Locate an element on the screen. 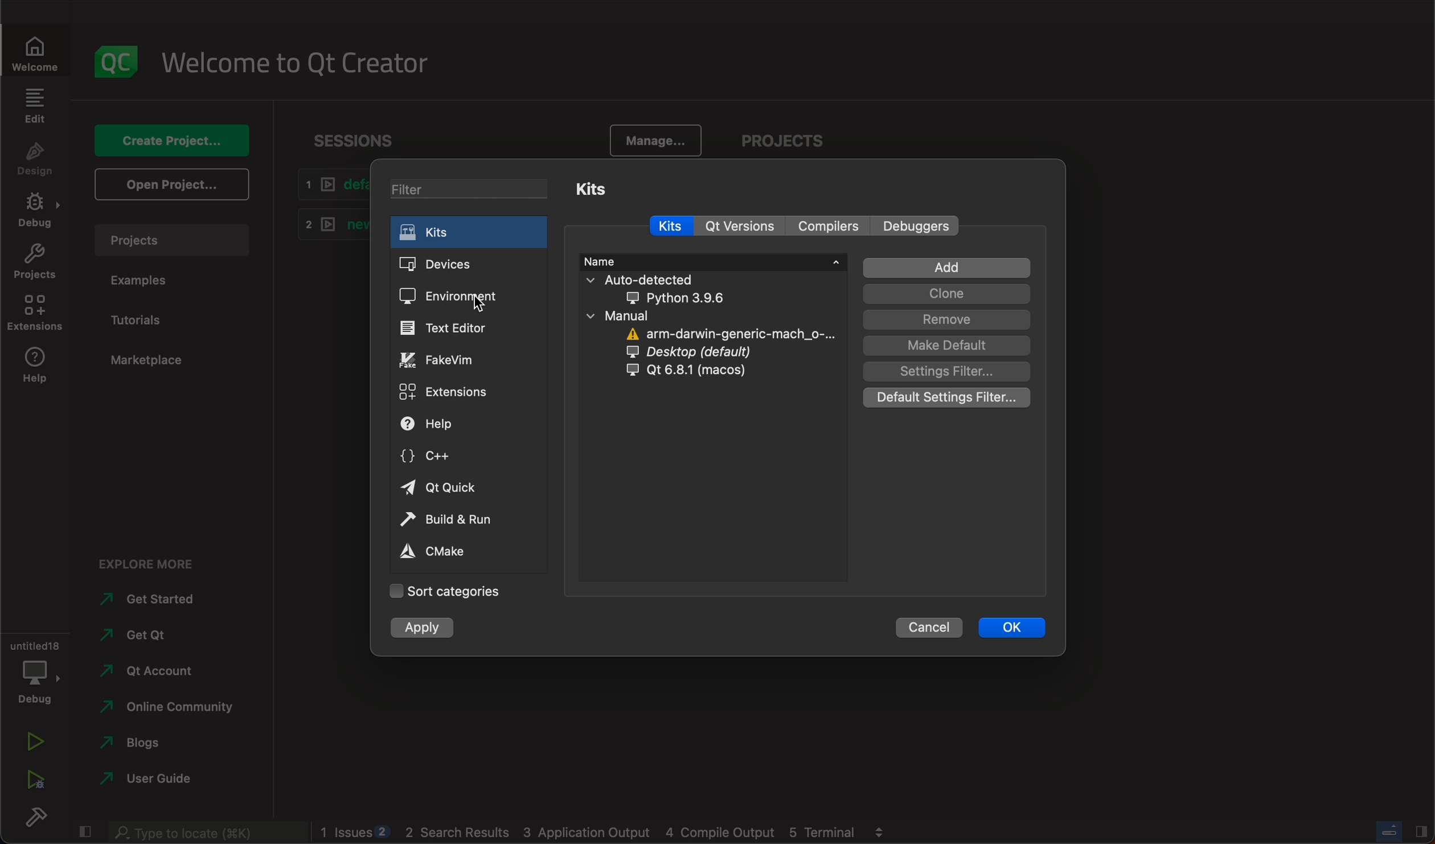 The width and height of the screenshot is (1435, 844). name is located at coordinates (714, 260).